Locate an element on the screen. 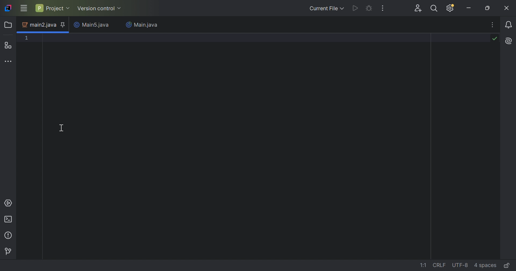 Image resolution: width=516 pixels, height=271 pixels. Code with me is located at coordinates (419, 9).